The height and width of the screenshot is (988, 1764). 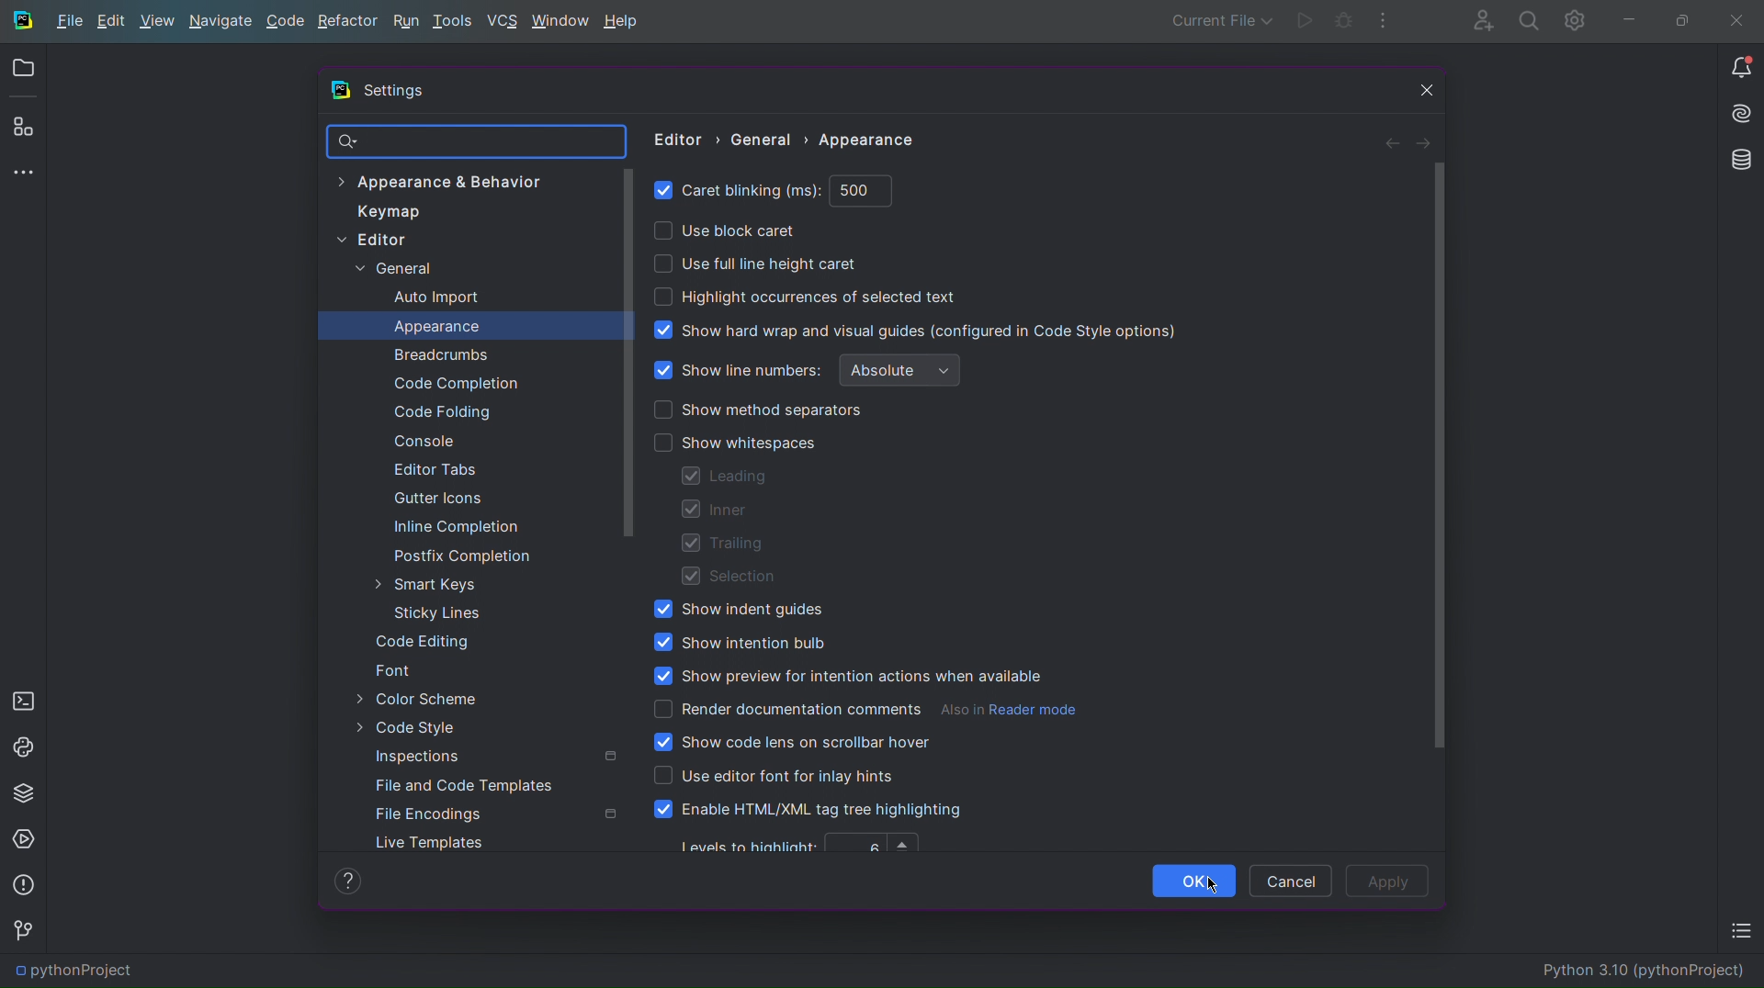 I want to click on Problems, so click(x=24, y=886).